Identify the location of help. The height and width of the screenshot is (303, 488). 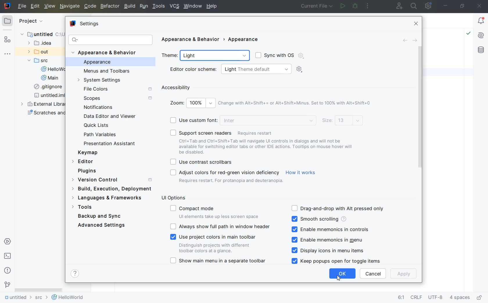
(76, 274).